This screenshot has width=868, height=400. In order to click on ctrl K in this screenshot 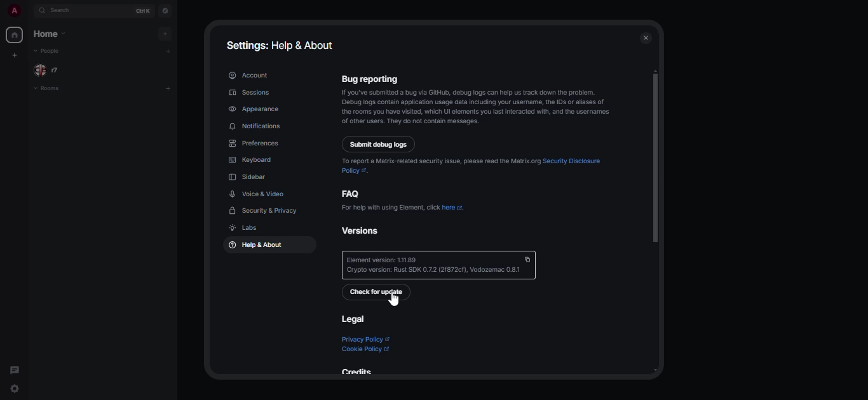, I will do `click(143, 9)`.